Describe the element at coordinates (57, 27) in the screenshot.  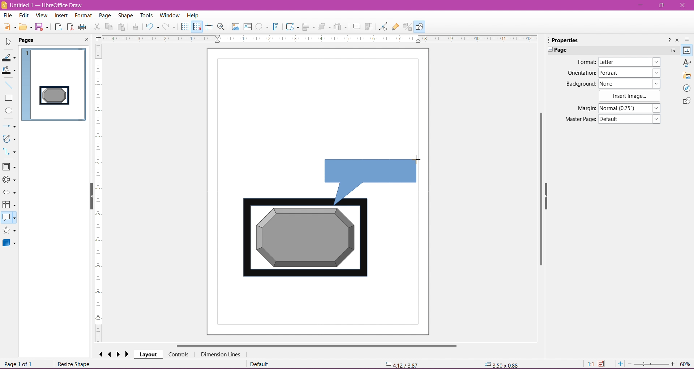
I see `Export` at that location.